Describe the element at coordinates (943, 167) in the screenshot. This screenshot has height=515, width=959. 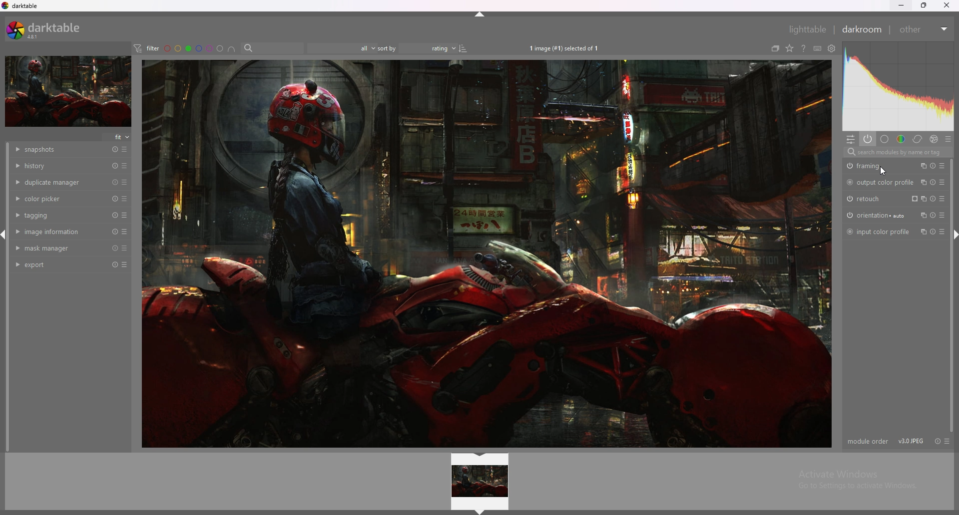
I see `presets` at that location.